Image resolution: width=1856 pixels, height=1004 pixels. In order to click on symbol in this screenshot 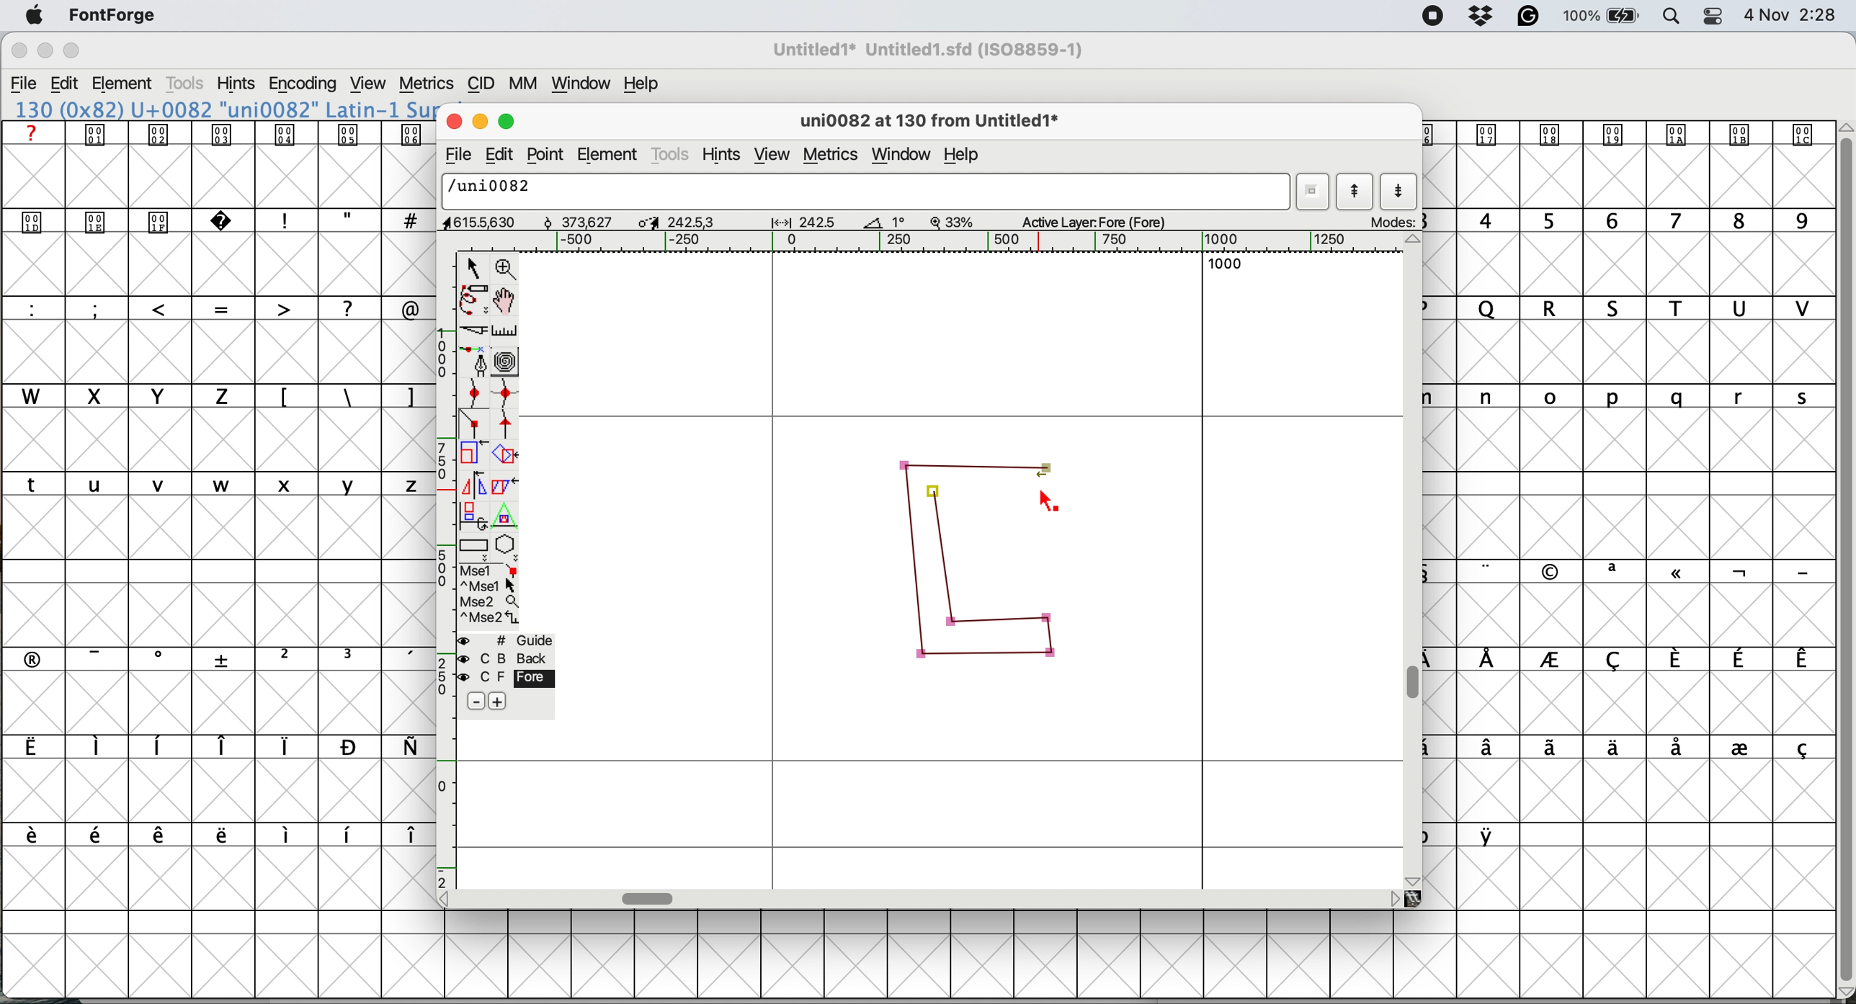, I will do `click(1491, 835)`.